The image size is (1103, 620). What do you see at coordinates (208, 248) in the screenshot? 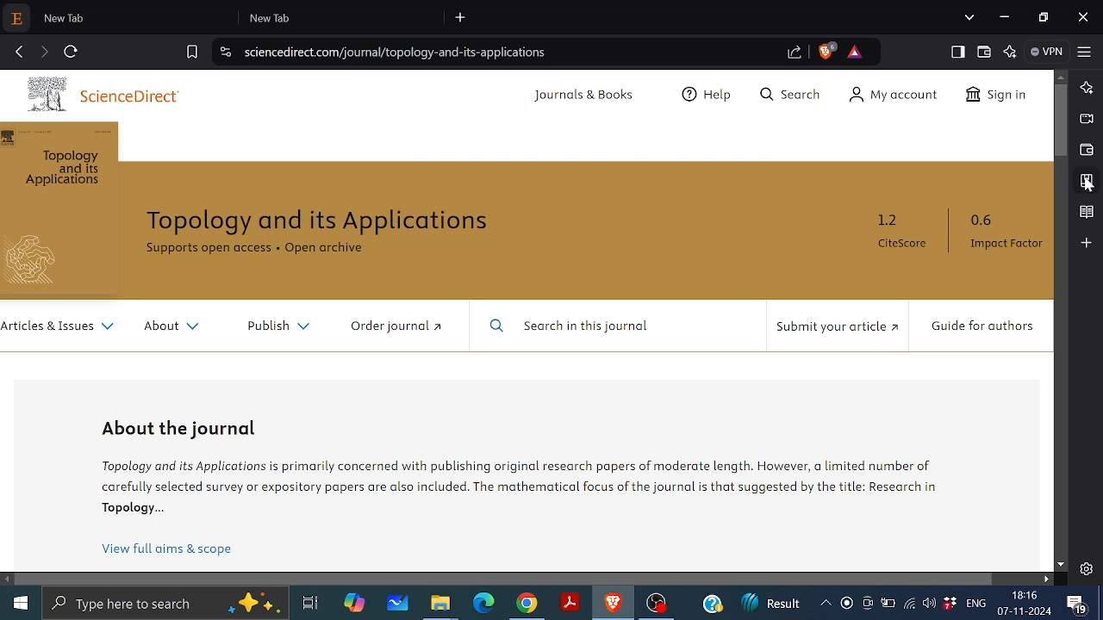
I see `Supports open access` at bounding box center [208, 248].